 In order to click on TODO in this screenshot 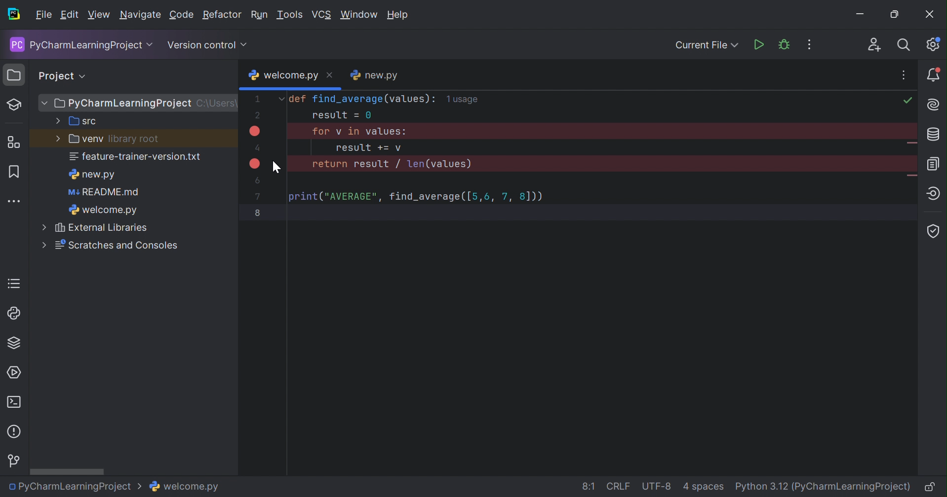, I will do `click(14, 282)`.